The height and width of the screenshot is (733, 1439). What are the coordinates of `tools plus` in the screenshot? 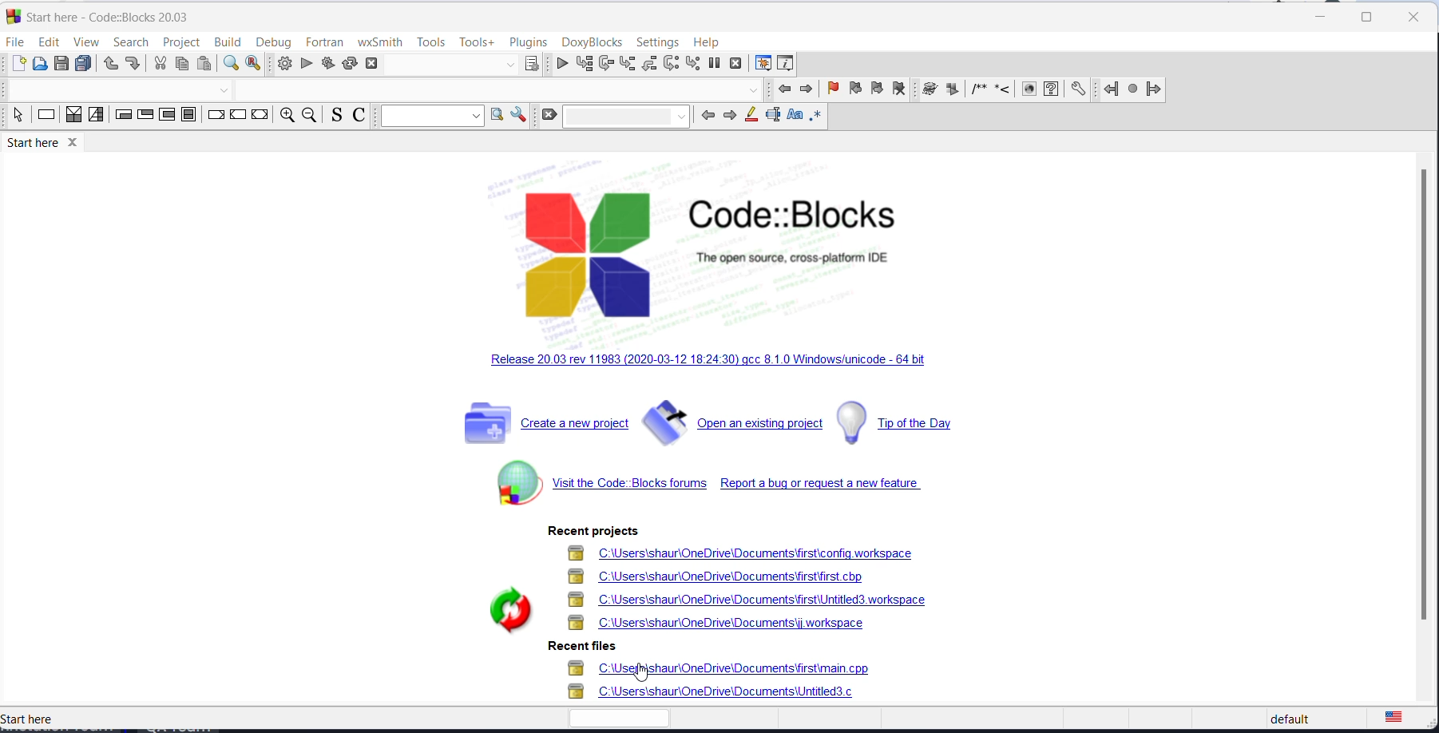 It's located at (474, 43).